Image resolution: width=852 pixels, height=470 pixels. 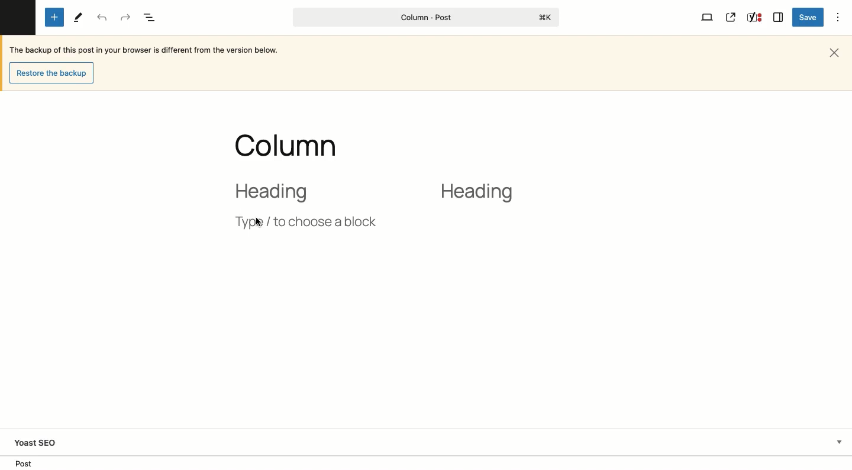 I want to click on View post, so click(x=731, y=17).